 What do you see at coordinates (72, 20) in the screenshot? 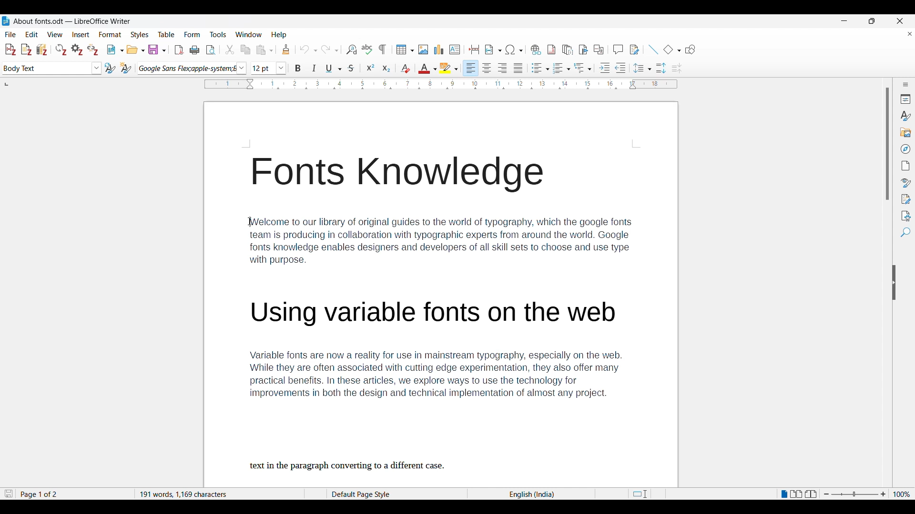
I see `About fonts.odt - LibreOffice Writer` at bounding box center [72, 20].